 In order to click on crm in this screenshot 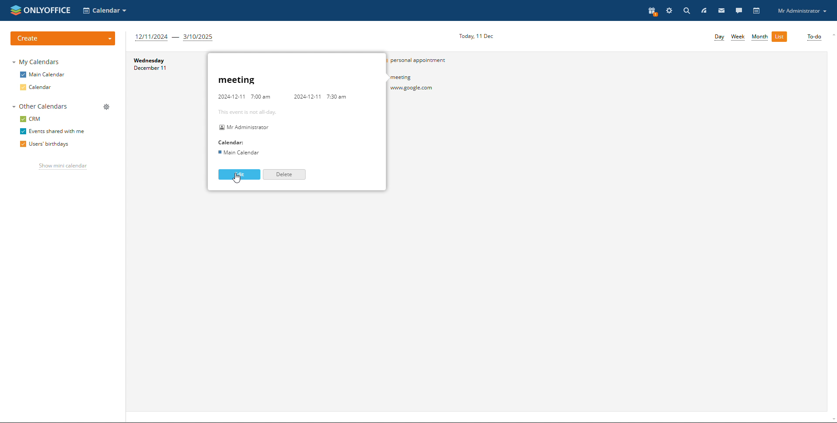, I will do `click(31, 119)`.